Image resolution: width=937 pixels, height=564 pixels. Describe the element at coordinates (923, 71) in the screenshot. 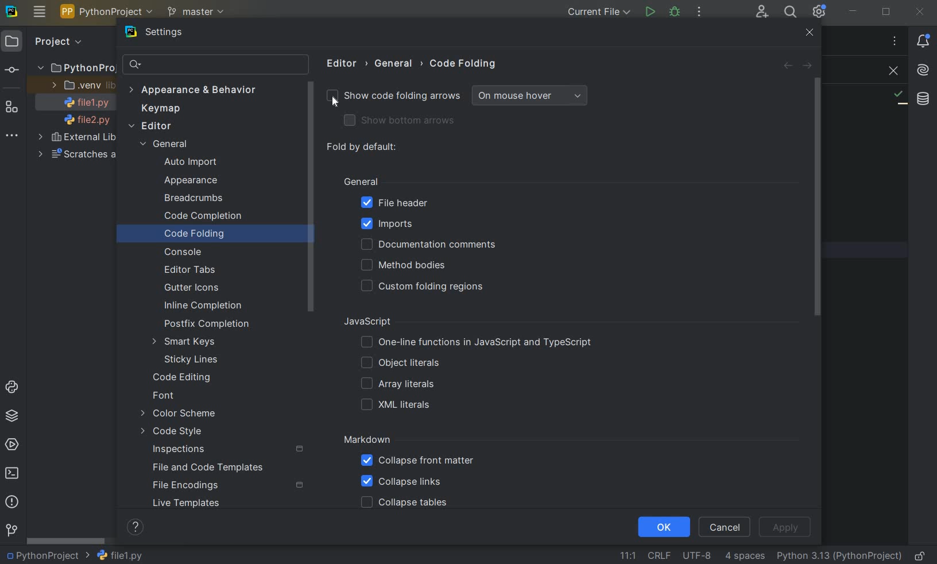

I see `AI ASSISTANT` at that location.